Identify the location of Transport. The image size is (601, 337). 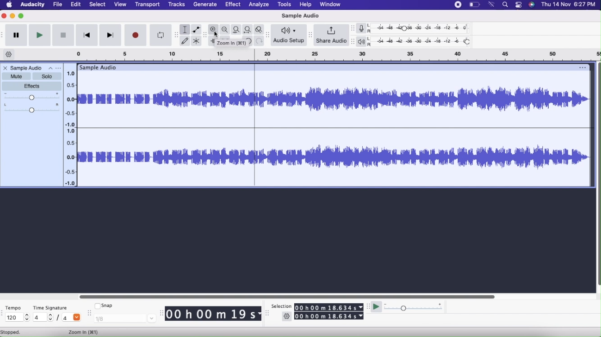
(148, 4).